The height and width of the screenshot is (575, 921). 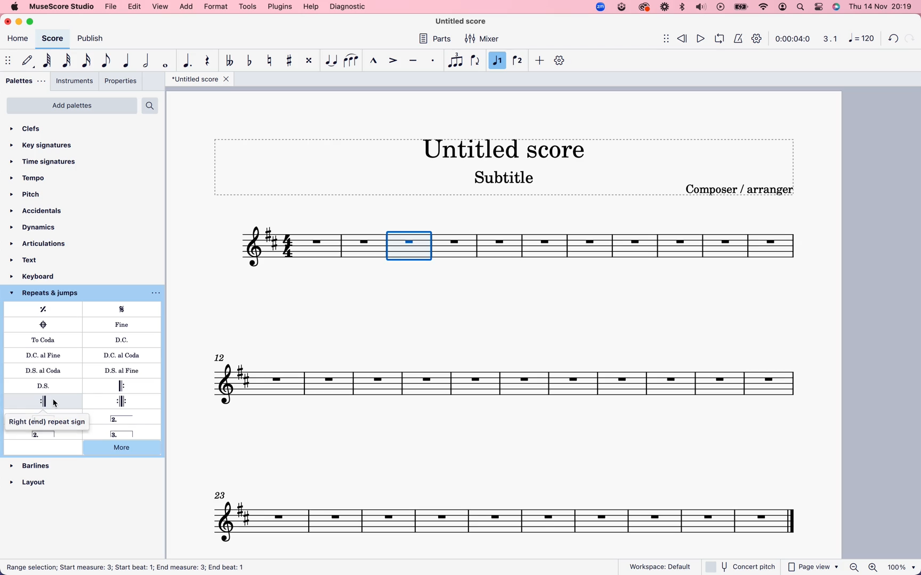 I want to click on Staccato , so click(x=434, y=60).